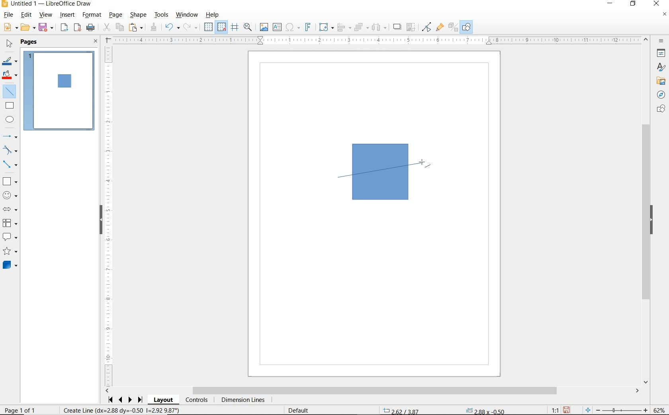 The image size is (669, 415). Describe the element at coordinates (116, 15) in the screenshot. I see `PAGE` at that location.